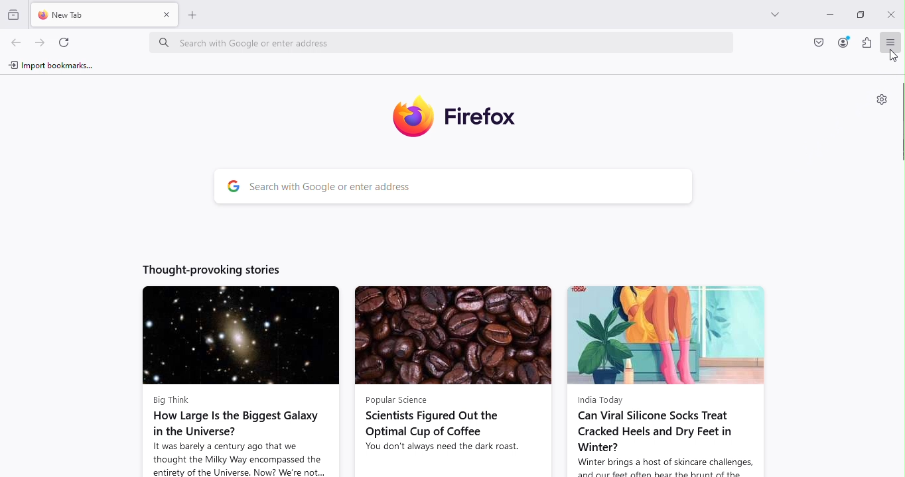  Describe the element at coordinates (15, 43) in the screenshot. I see `Go back one page` at that location.